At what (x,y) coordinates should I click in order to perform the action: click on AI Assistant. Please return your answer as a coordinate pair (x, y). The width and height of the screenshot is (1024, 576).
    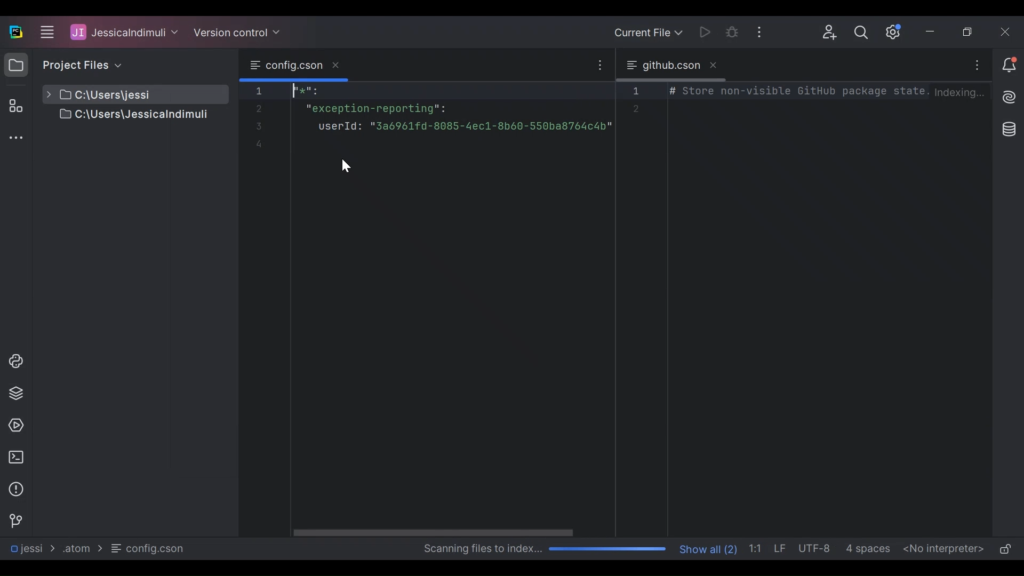
    Looking at the image, I should click on (1009, 97).